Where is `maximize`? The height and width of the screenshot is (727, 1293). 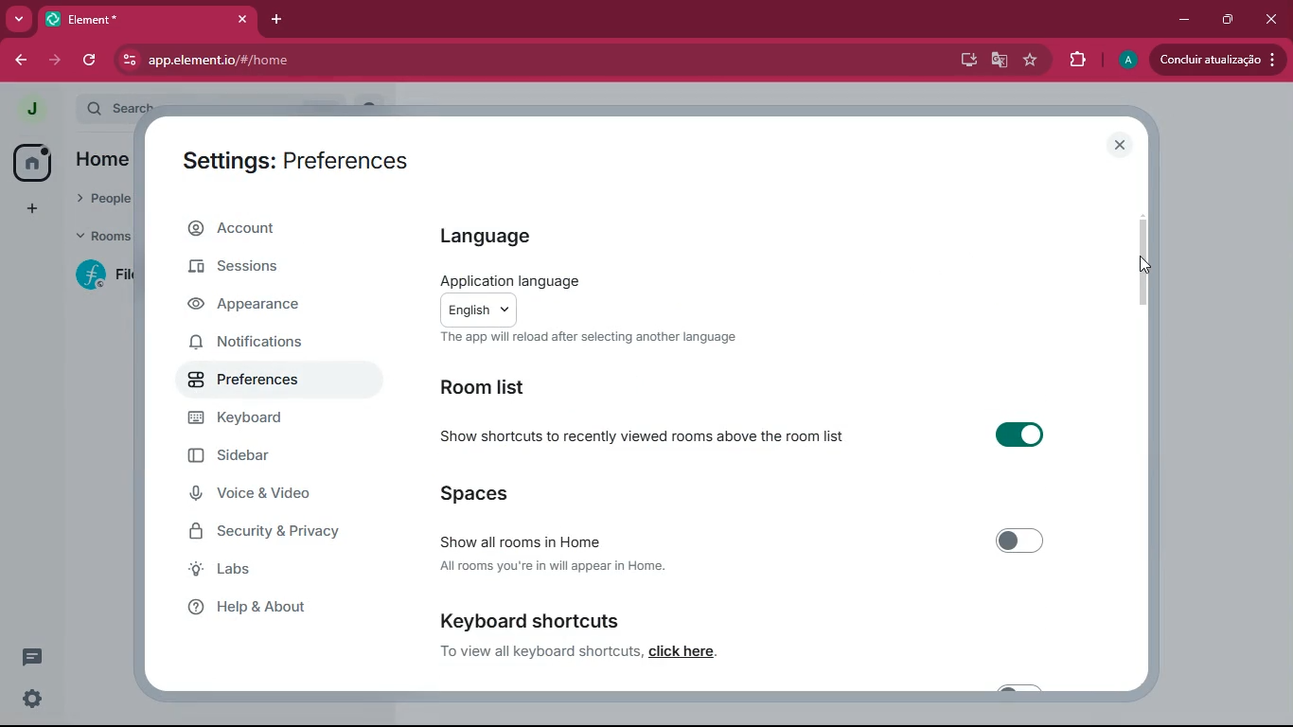
maximize is located at coordinates (1230, 20).